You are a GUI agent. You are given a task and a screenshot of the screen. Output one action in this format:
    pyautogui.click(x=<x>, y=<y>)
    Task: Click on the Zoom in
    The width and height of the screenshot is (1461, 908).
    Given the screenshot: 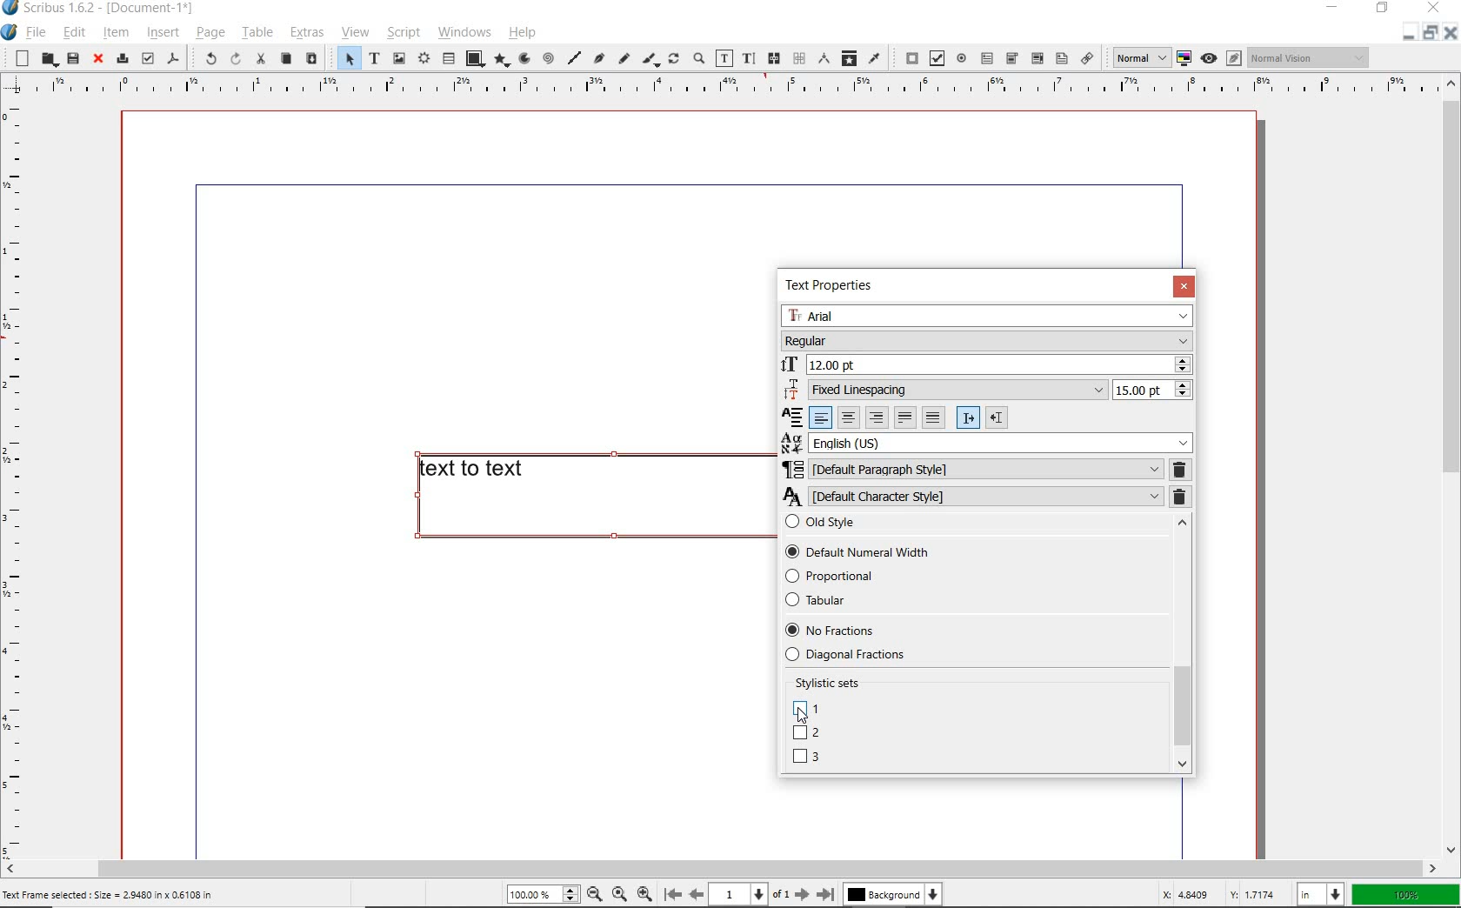 What is the action you would take?
    pyautogui.click(x=644, y=892)
    